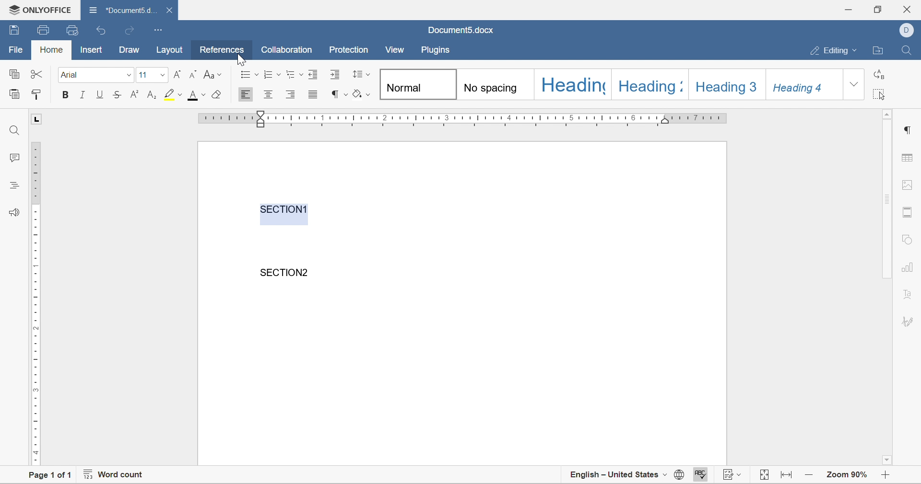  What do you see at coordinates (907, 213) in the screenshot?
I see `header & footer settings` at bounding box center [907, 213].